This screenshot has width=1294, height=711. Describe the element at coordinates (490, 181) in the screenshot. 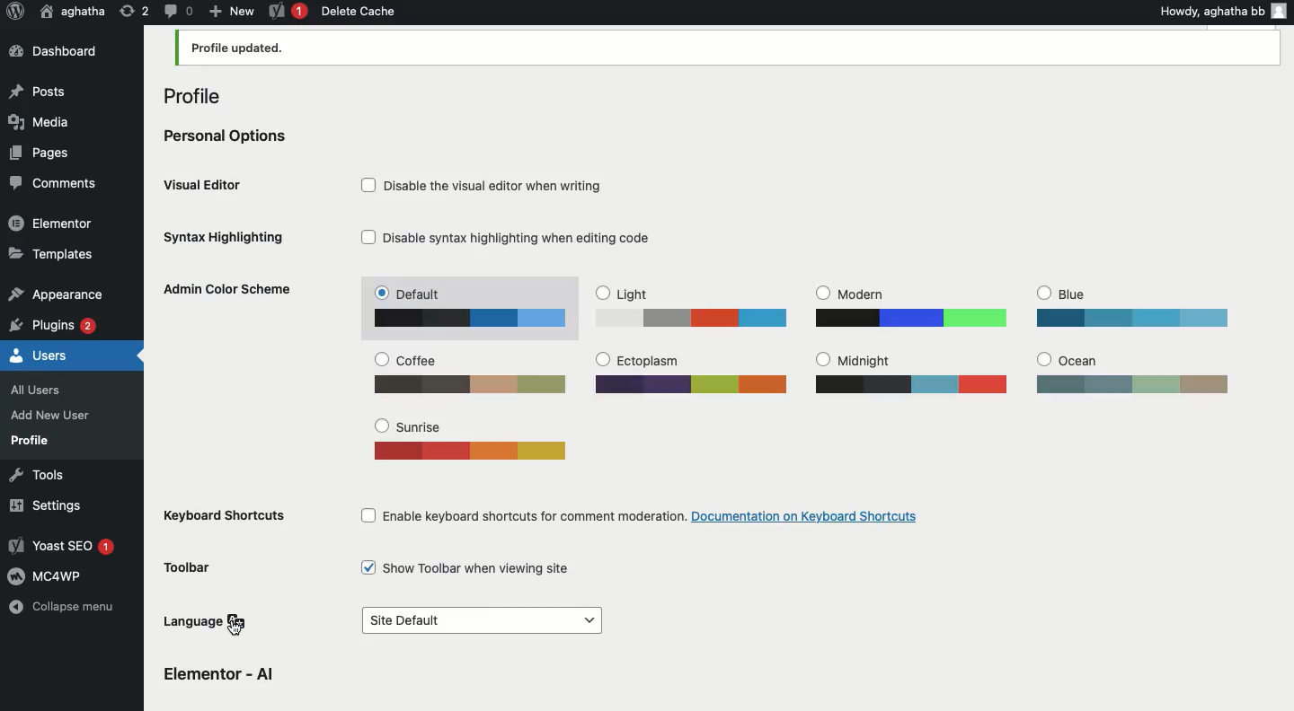

I see `Disable` at that location.